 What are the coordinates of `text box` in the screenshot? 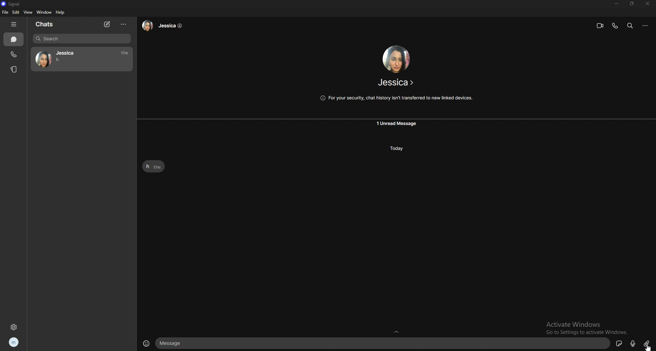 It's located at (384, 343).